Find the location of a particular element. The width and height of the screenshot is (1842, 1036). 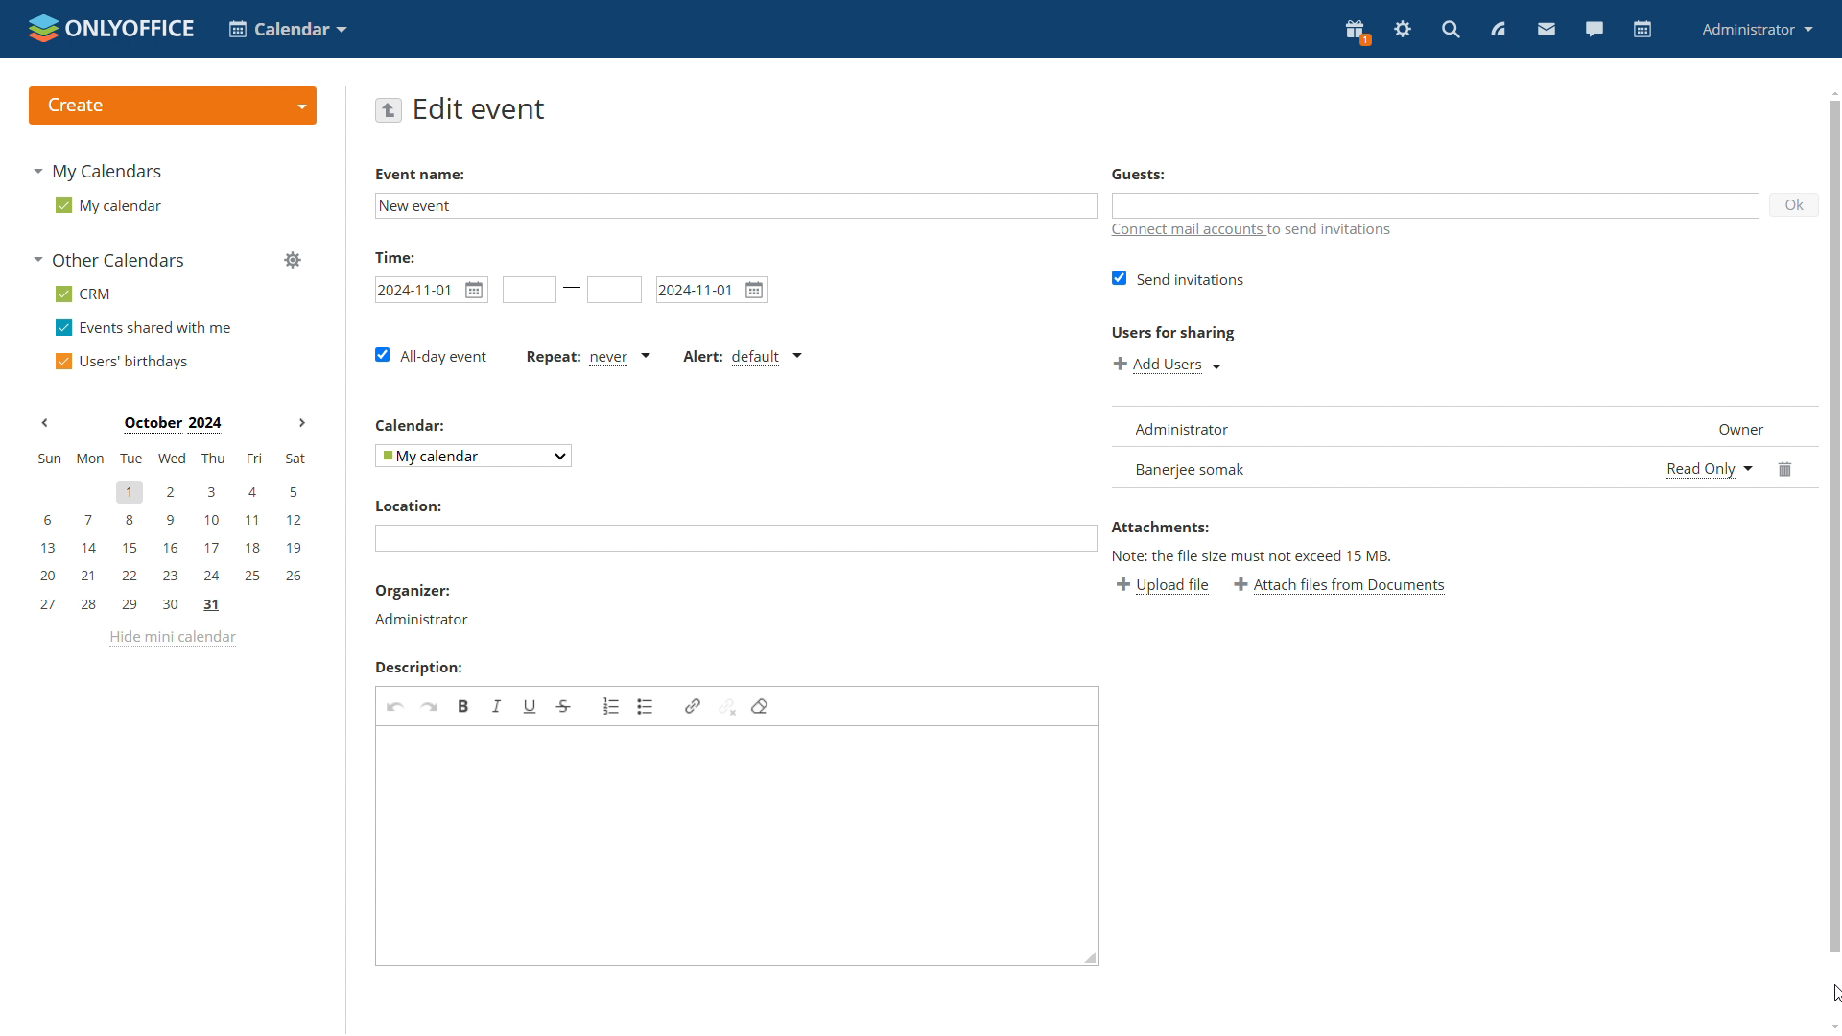

crm is located at coordinates (84, 294).